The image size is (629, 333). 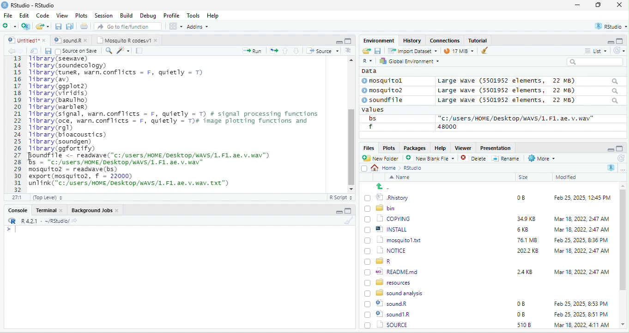 What do you see at coordinates (522, 314) in the screenshot?
I see `5108` at bounding box center [522, 314].